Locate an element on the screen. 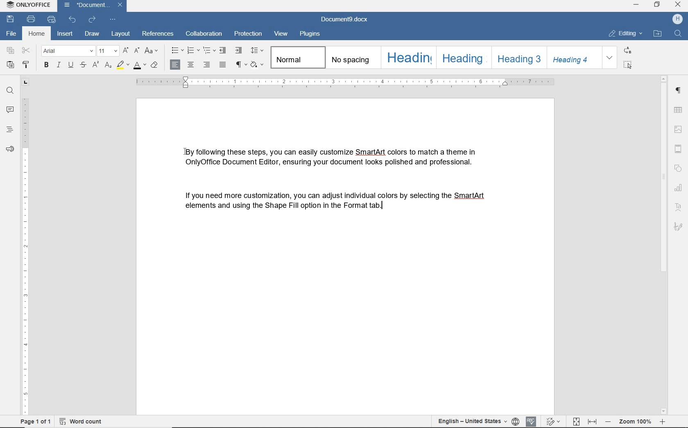  align right is located at coordinates (206, 64).